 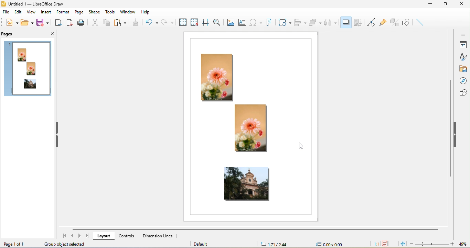 I want to click on snap to grids, so click(x=194, y=22).